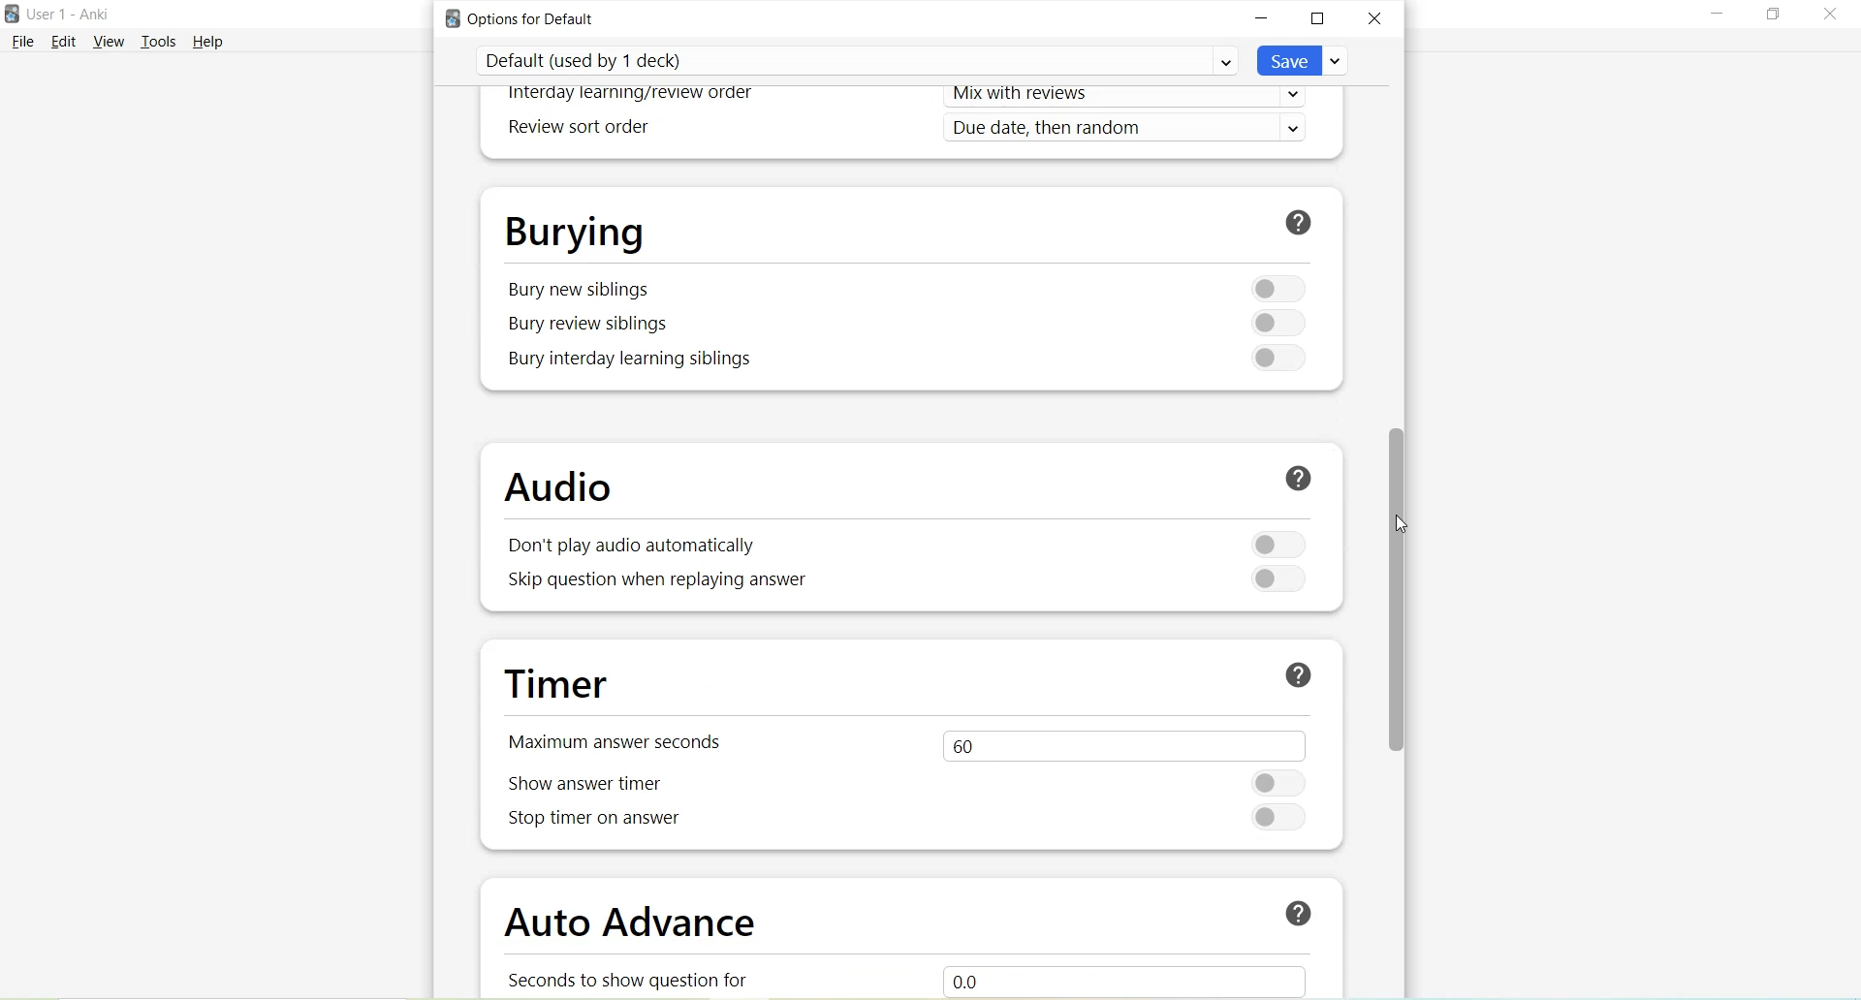 Image resolution: width=1861 pixels, height=1000 pixels. What do you see at coordinates (12, 15) in the screenshot?
I see `Logo` at bounding box center [12, 15].